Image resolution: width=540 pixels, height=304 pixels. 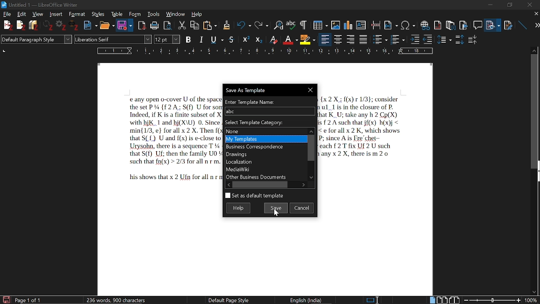 I want to click on Find and replace , so click(x=277, y=24).